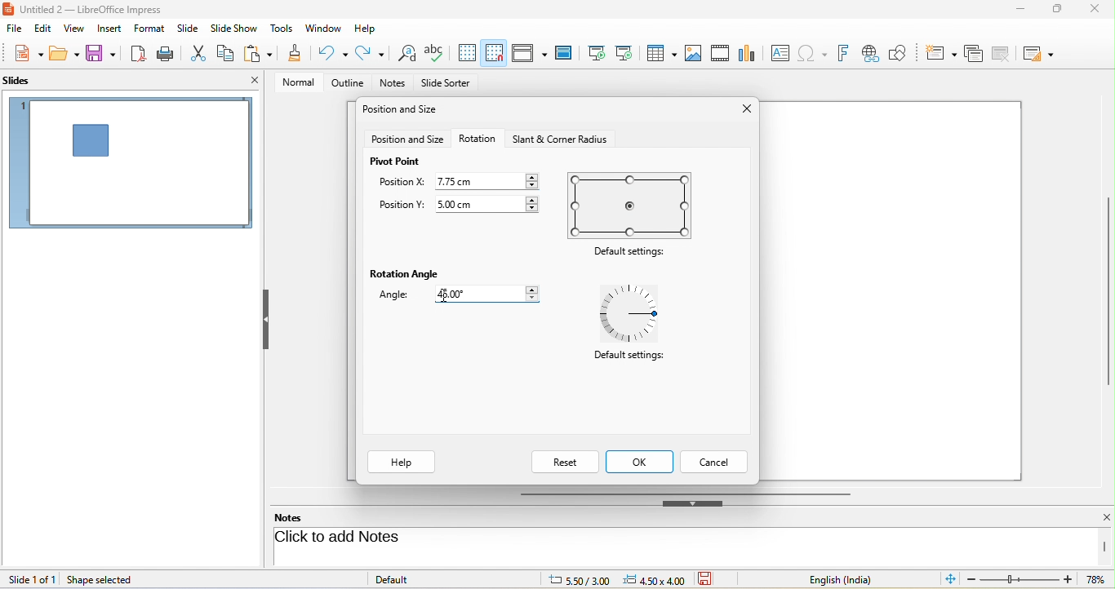 The image size is (1115, 589). I want to click on redo, so click(370, 54).